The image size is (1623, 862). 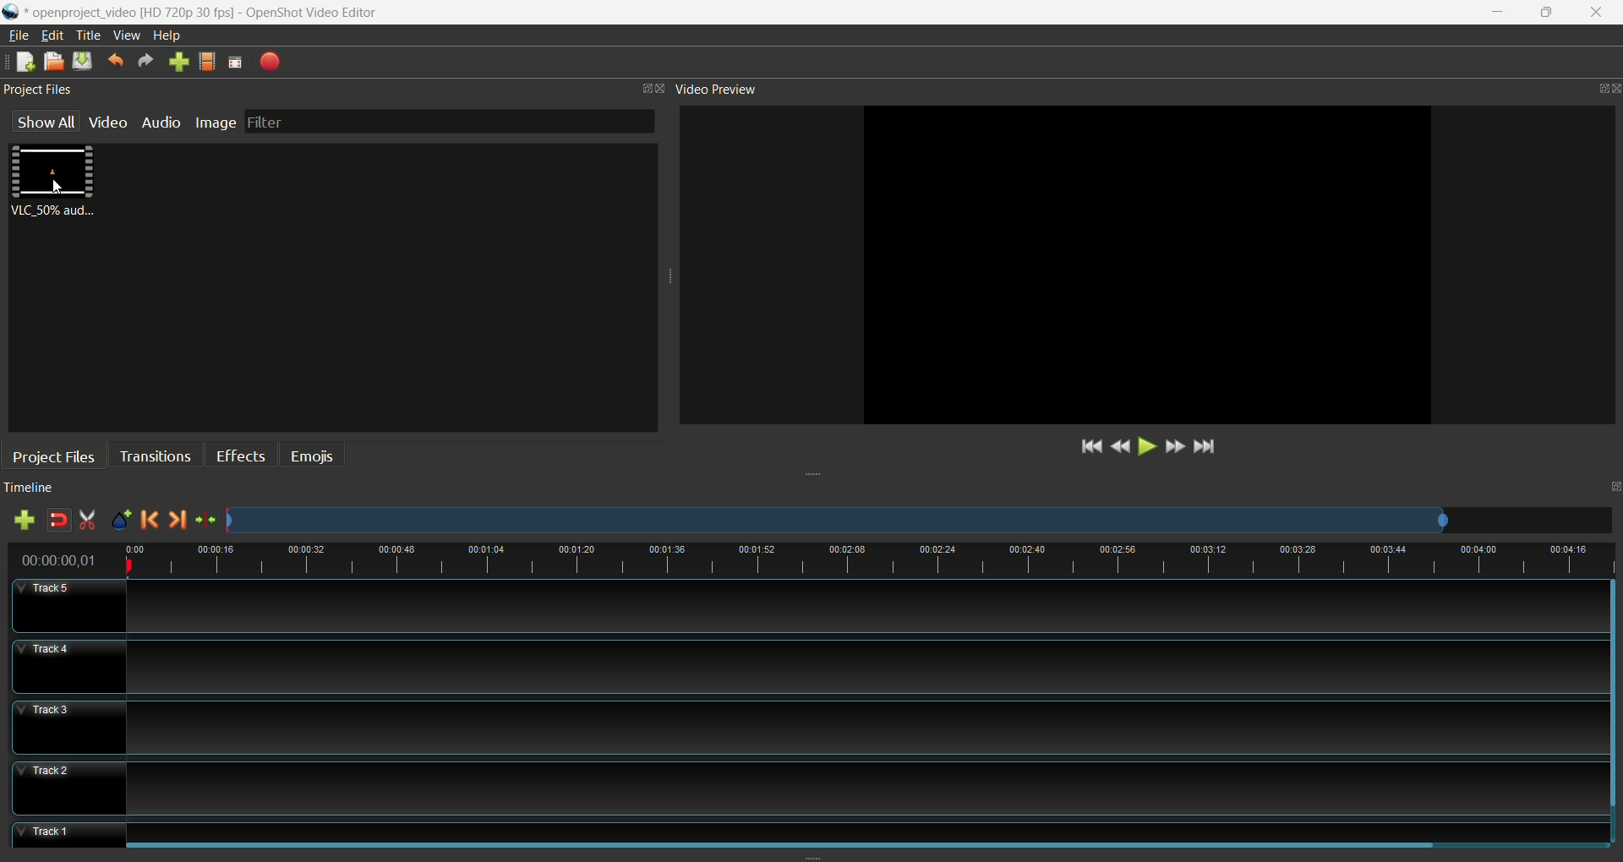 What do you see at coordinates (43, 122) in the screenshot?
I see `show all` at bounding box center [43, 122].